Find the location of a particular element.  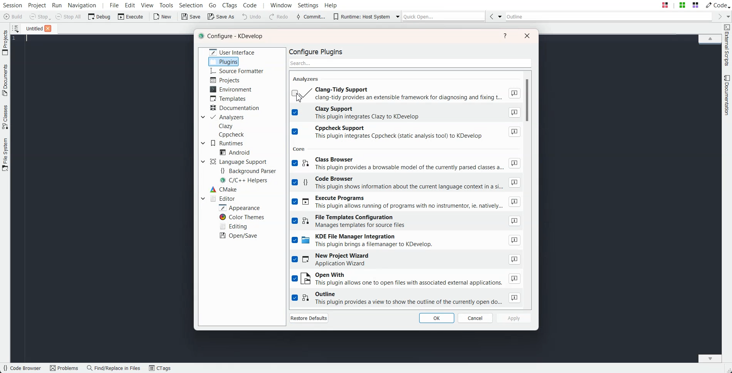

Text is located at coordinates (300, 148).